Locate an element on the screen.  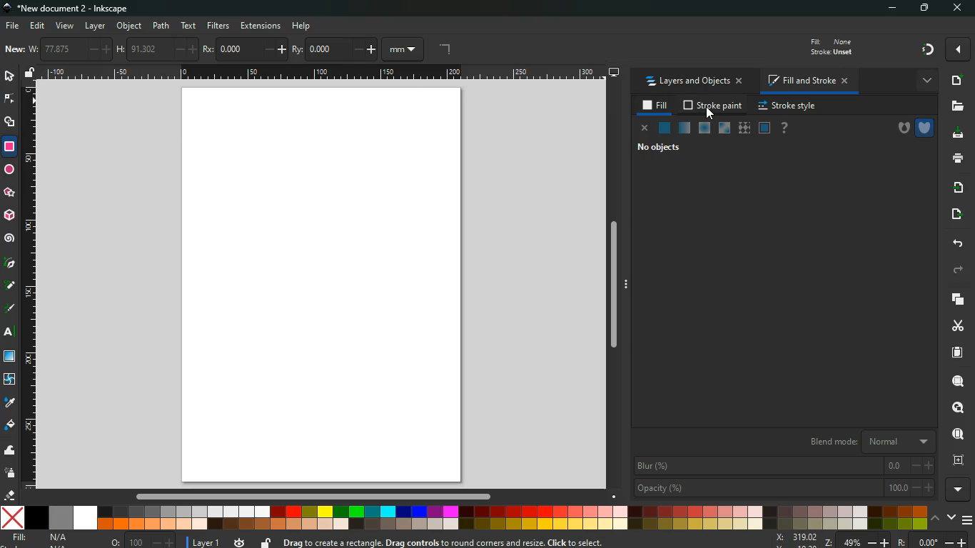
image is located at coordinates (322, 287).